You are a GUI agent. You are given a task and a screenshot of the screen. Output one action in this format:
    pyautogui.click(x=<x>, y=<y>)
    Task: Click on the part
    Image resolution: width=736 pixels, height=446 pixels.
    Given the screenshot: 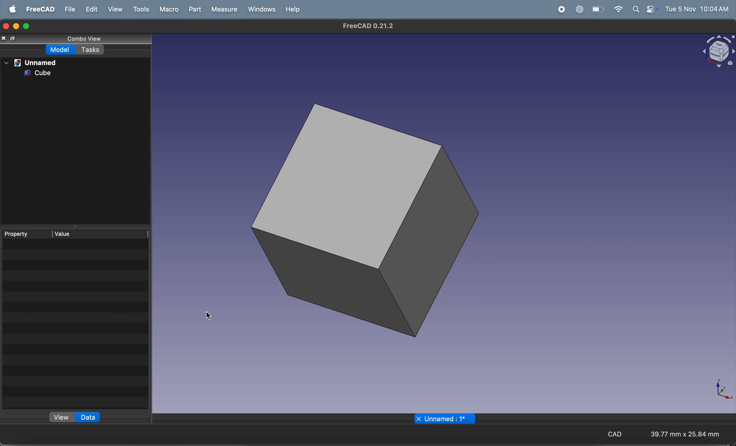 What is the action you would take?
    pyautogui.click(x=195, y=9)
    